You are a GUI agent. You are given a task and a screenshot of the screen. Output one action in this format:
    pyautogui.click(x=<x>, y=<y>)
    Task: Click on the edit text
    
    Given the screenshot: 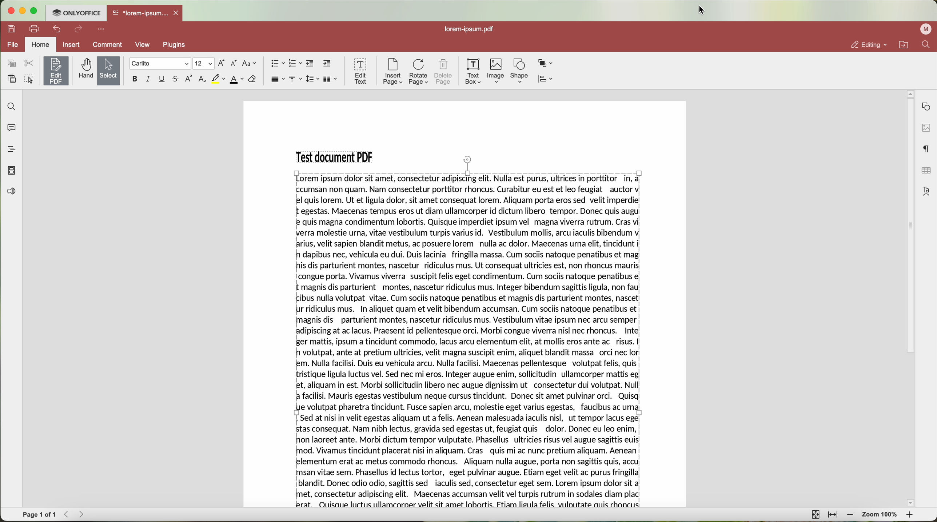 What is the action you would take?
    pyautogui.click(x=361, y=71)
    